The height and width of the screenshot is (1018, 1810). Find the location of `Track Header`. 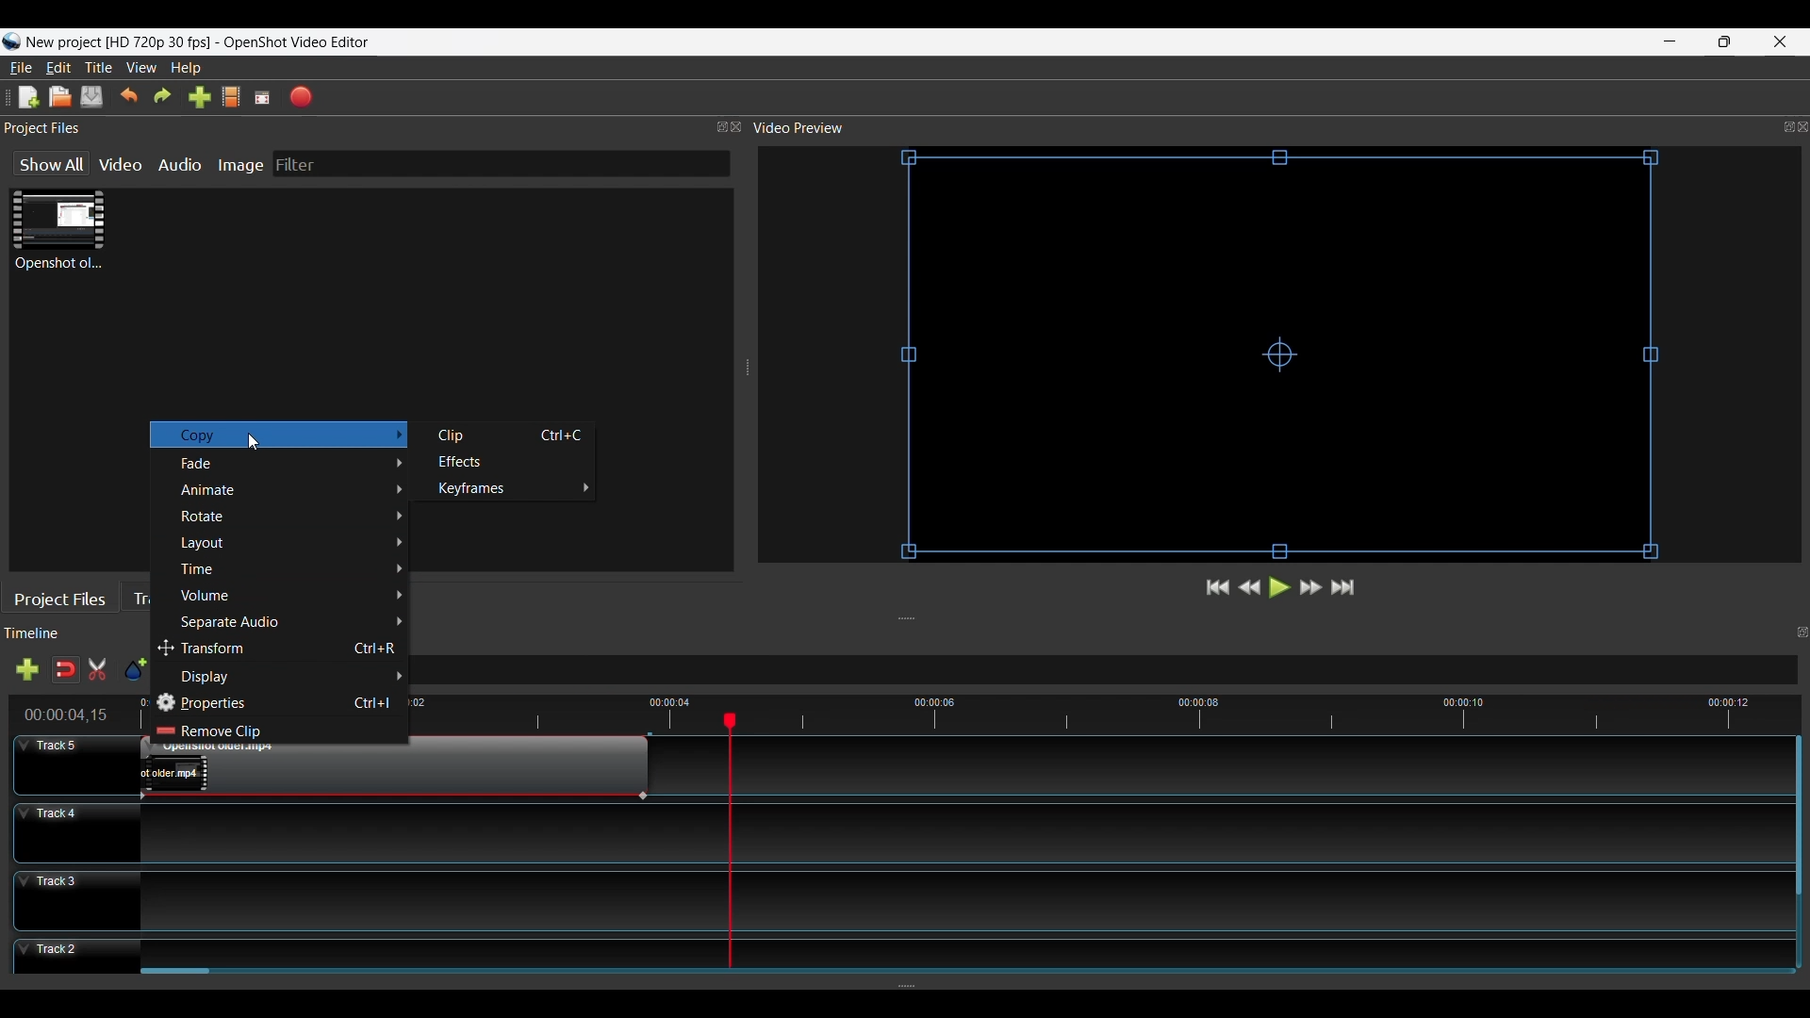

Track Header is located at coordinates (75, 763).